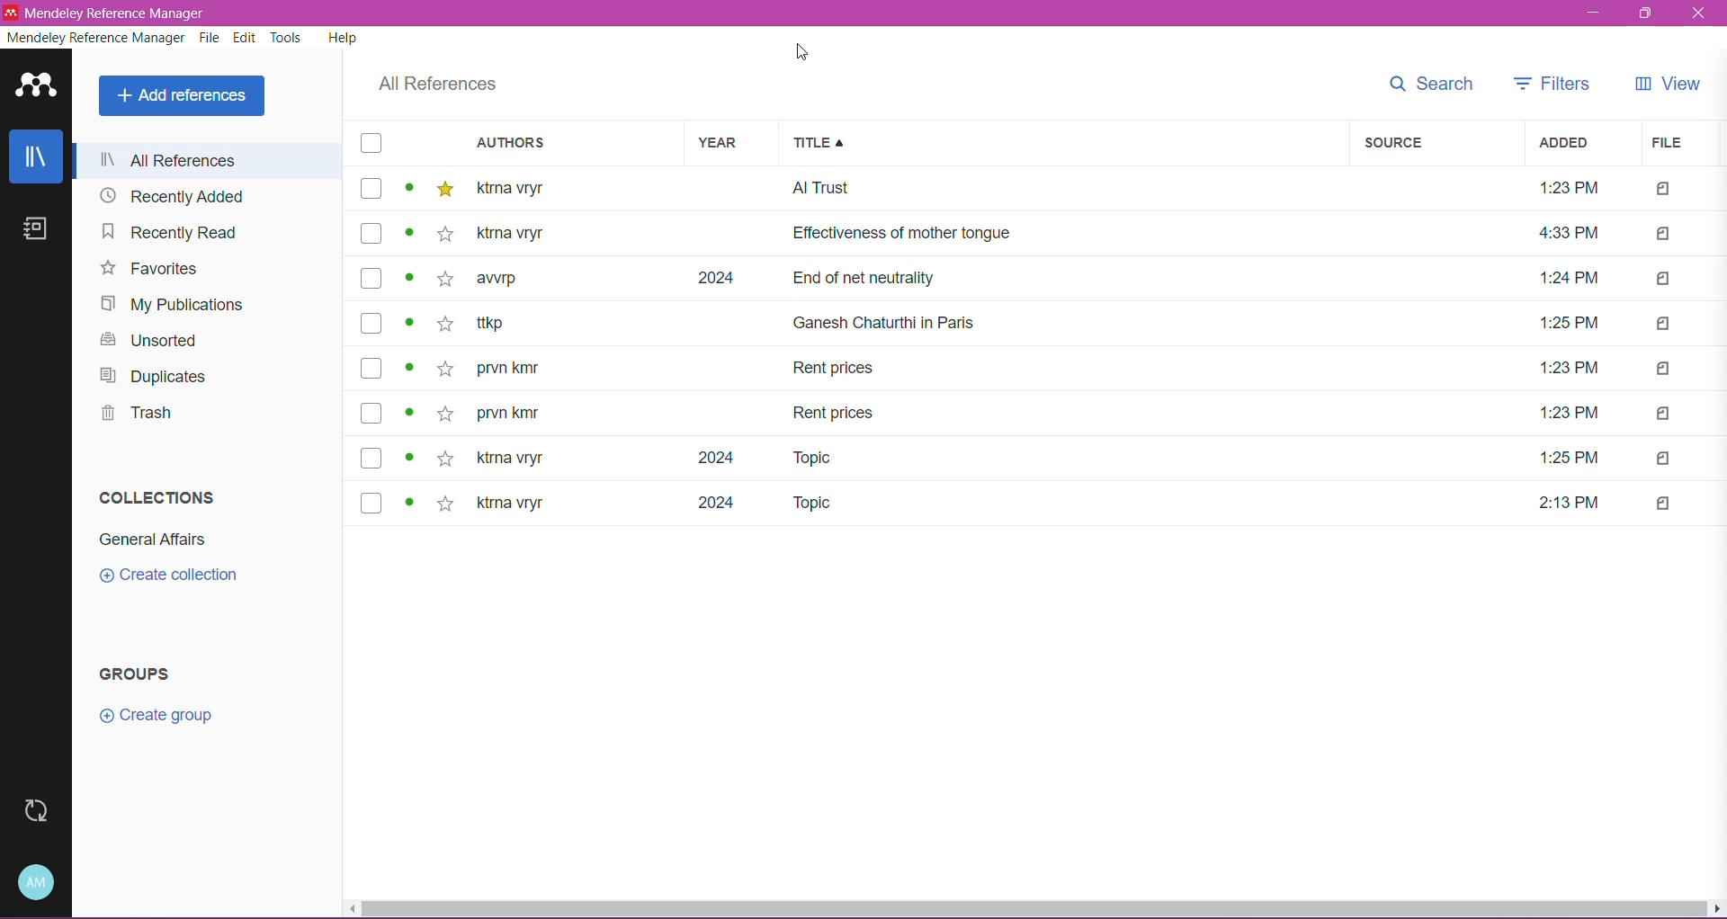  Describe the element at coordinates (804, 49) in the screenshot. I see `Cursor` at that location.